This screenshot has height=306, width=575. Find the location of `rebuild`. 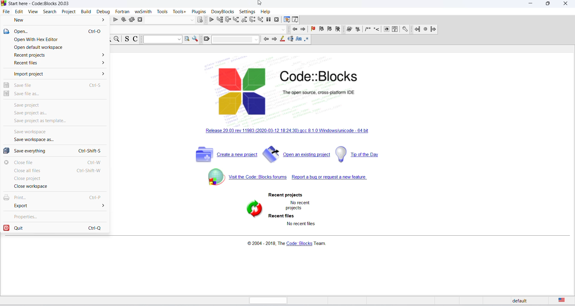

rebuild is located at coordinates (131, 20).